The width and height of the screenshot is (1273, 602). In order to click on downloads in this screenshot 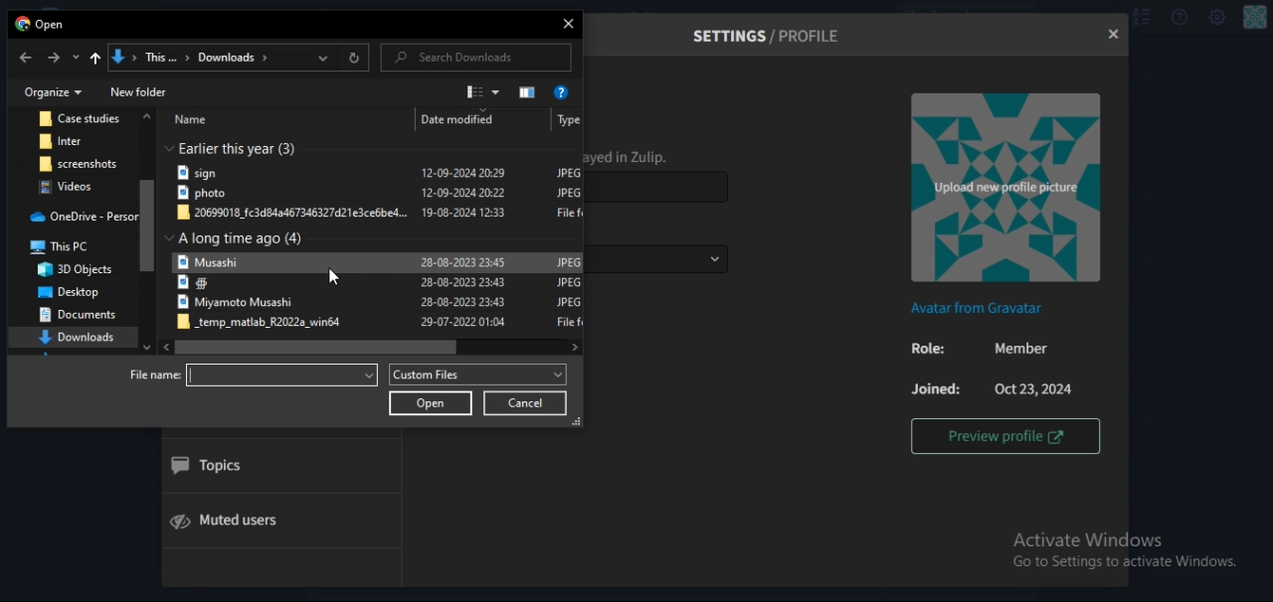, I will do `click(79, 338)`.